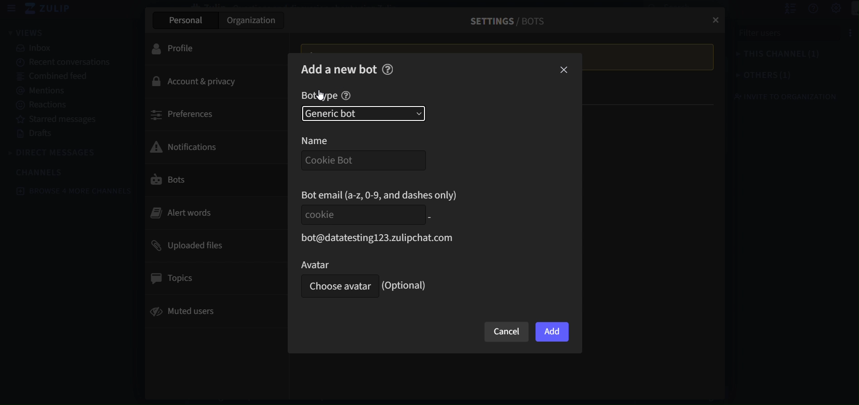  I want to click on Cursor, so click(321, 95).